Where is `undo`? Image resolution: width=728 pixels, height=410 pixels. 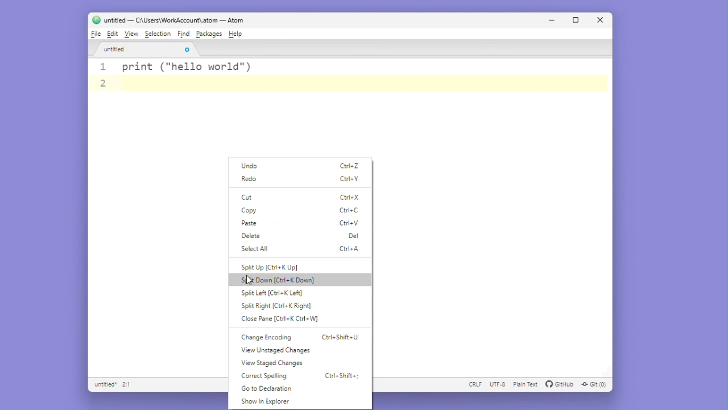
undo is located at coordinates (254, 165).